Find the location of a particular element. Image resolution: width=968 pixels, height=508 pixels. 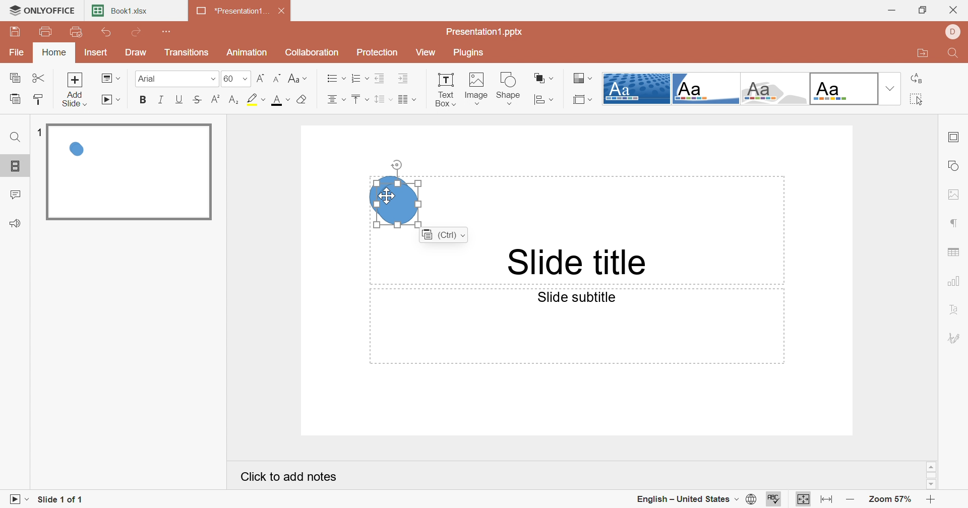

Set document language is located at coordinates (753, 499).